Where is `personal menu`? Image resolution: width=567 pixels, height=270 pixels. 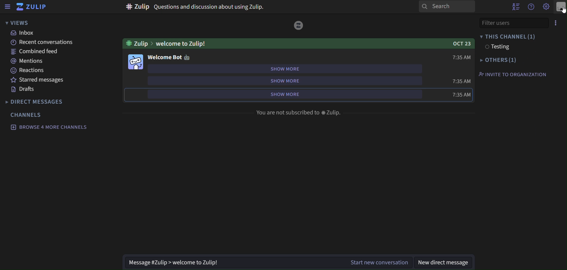
personal menu is located at coordinates (561, 7).